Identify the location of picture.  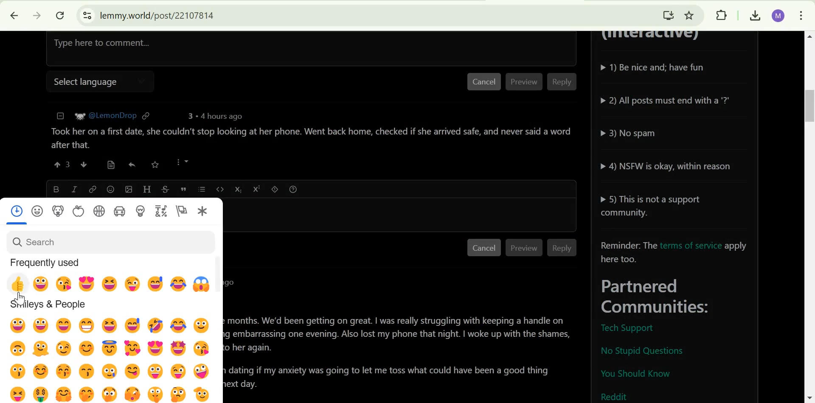
(80, 115).